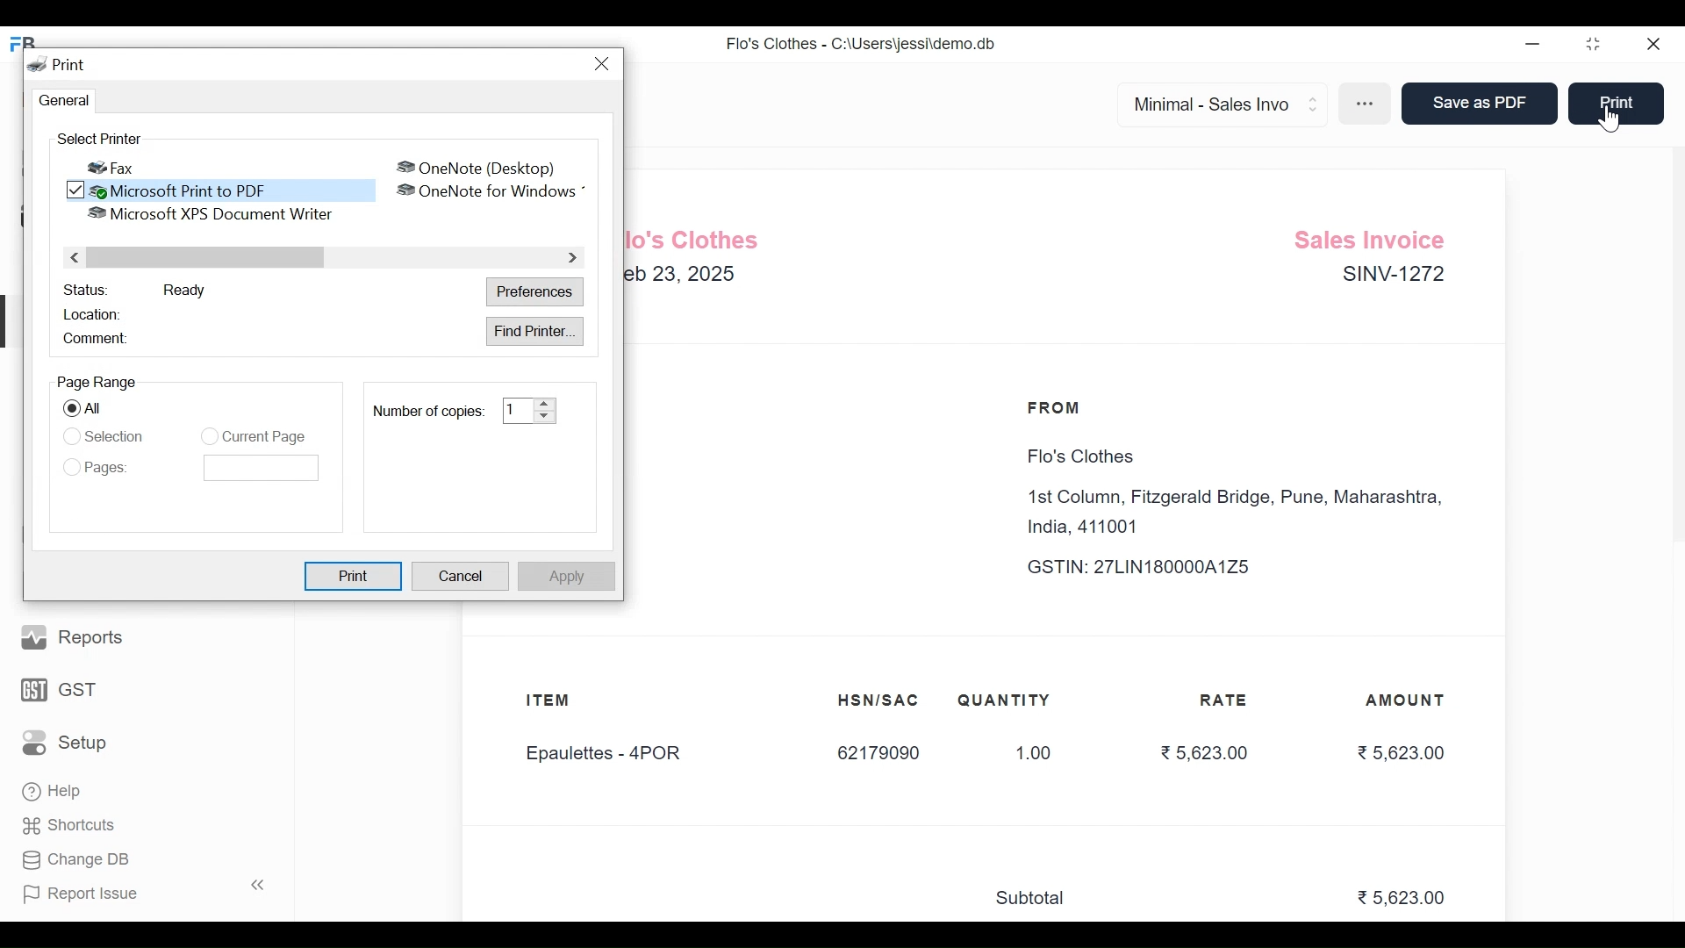 The height and width of the screenshot is (948, 1685). Describe the element at coordinates (1375, 237) in the screenshot. I see `Sales Invoice` at that location.